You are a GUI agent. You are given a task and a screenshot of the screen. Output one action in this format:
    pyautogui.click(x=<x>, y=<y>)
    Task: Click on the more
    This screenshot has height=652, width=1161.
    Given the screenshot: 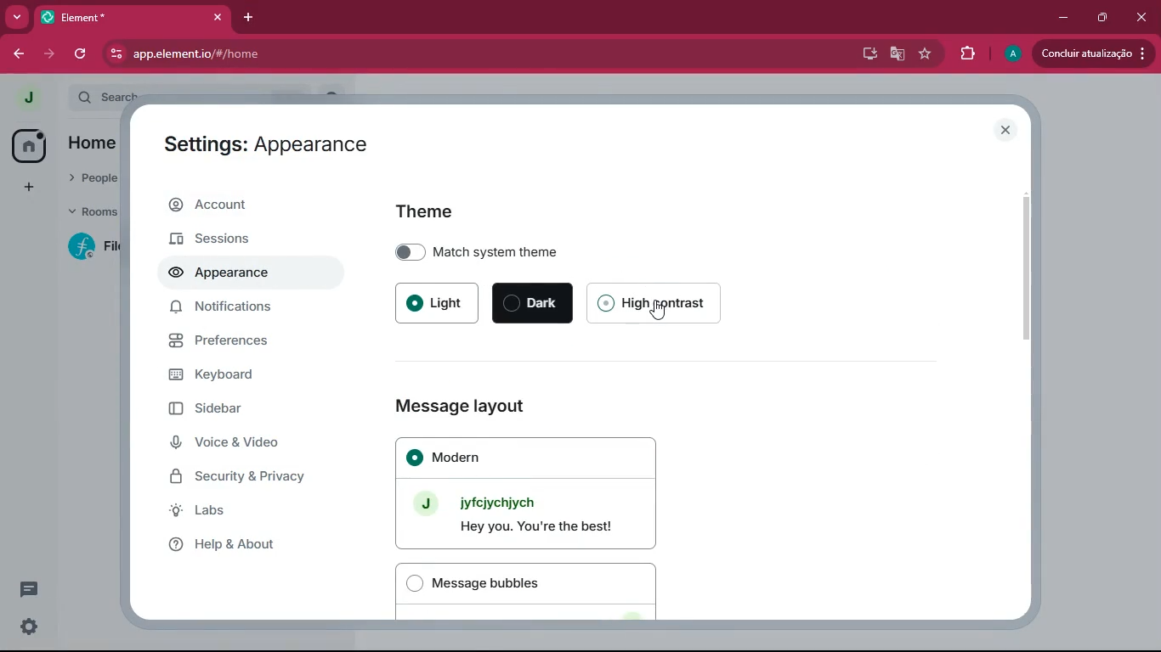 What is the action you would take?
    pyautogui.click(x=18, y=16)
    